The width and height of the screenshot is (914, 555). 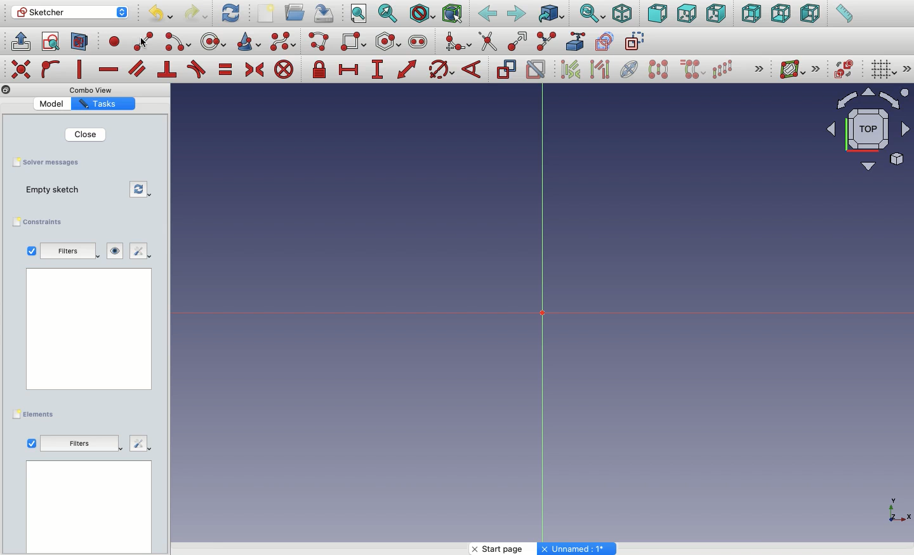 I want to click on Redo, so click(x=197, y=13).